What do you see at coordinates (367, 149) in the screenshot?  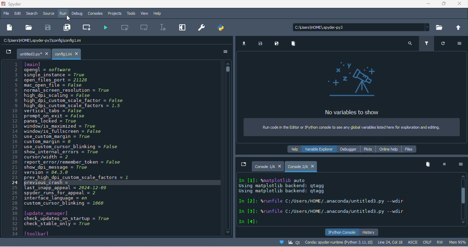 I see `plots` at bounding box center [367, 149].